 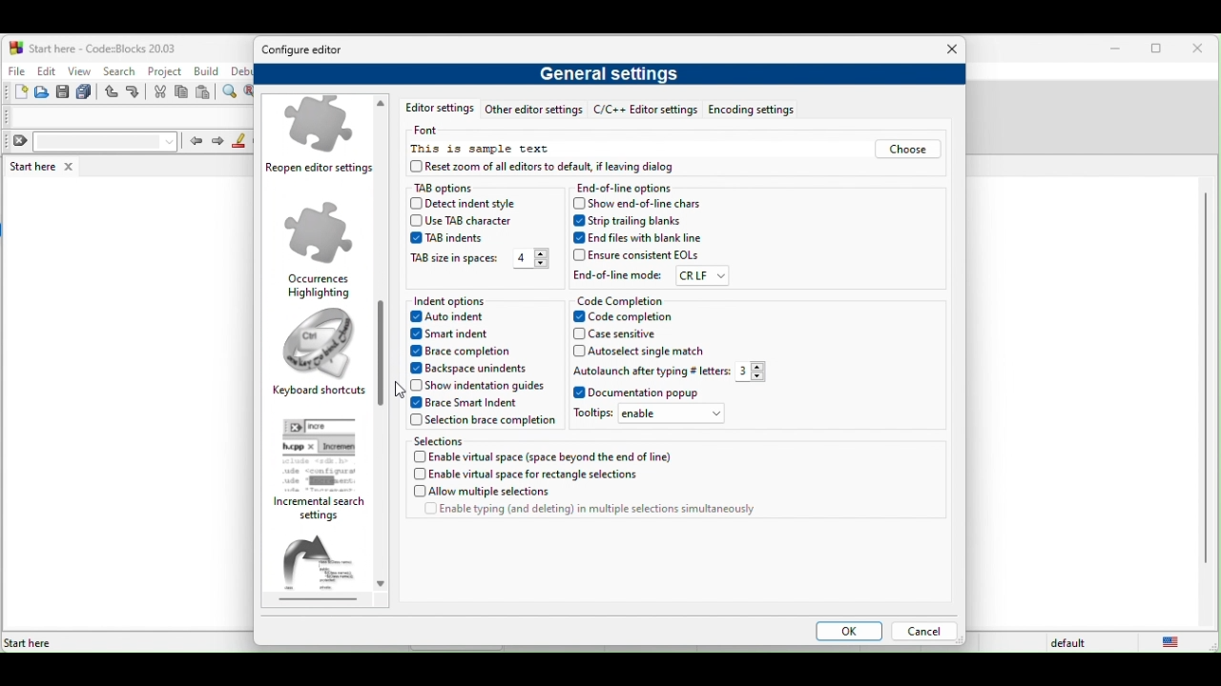 I want to click on enable typing (and deleting) in multiple selections simultaneously, so click(x=590, y=513).